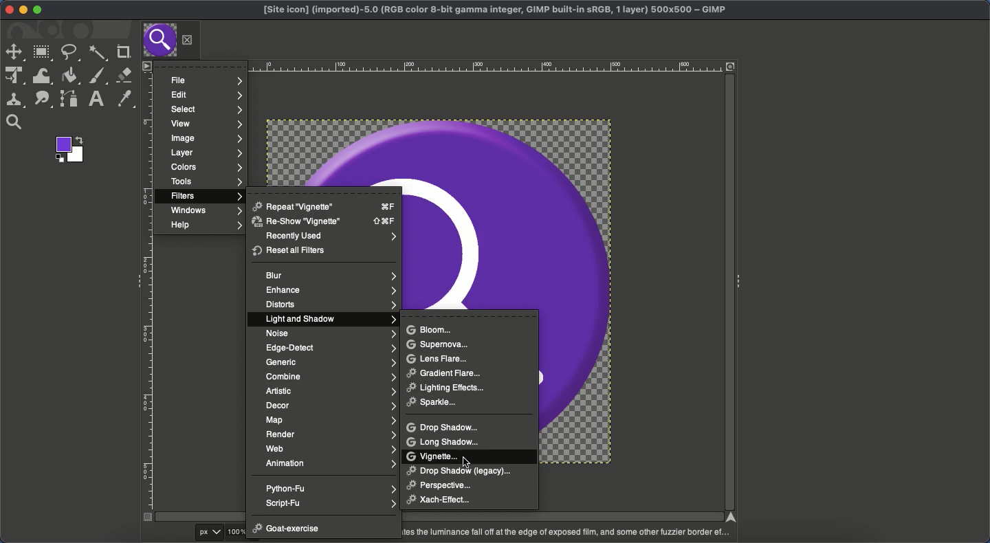 This screenshot has width=990, height=543. I want to click on Close, so click(188, 40).